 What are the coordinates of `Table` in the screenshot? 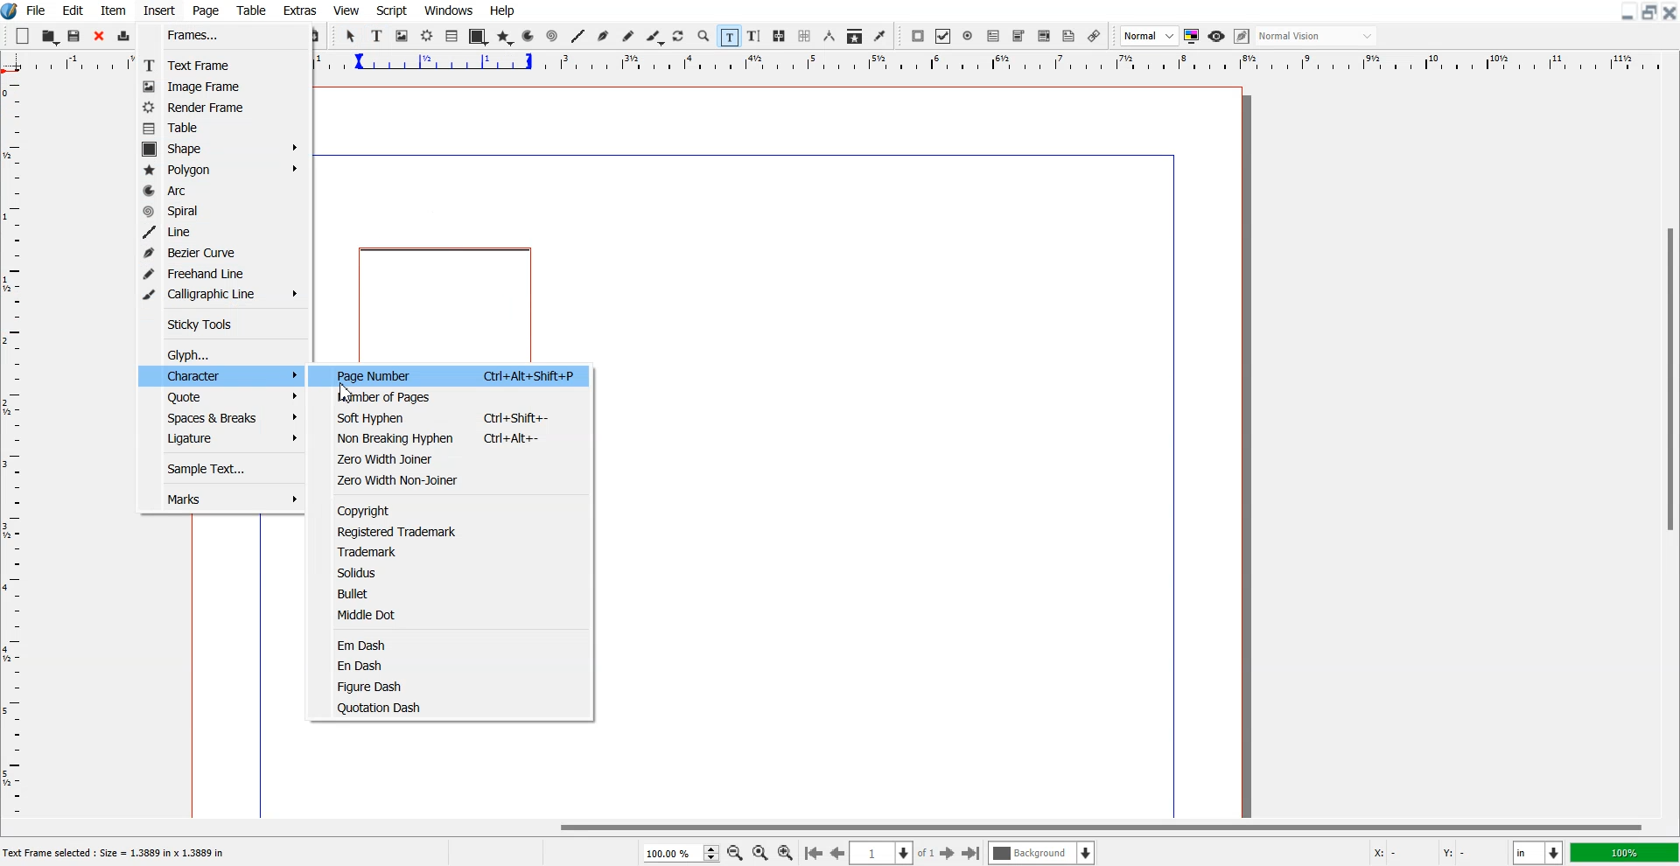 It's located at (252, 10).